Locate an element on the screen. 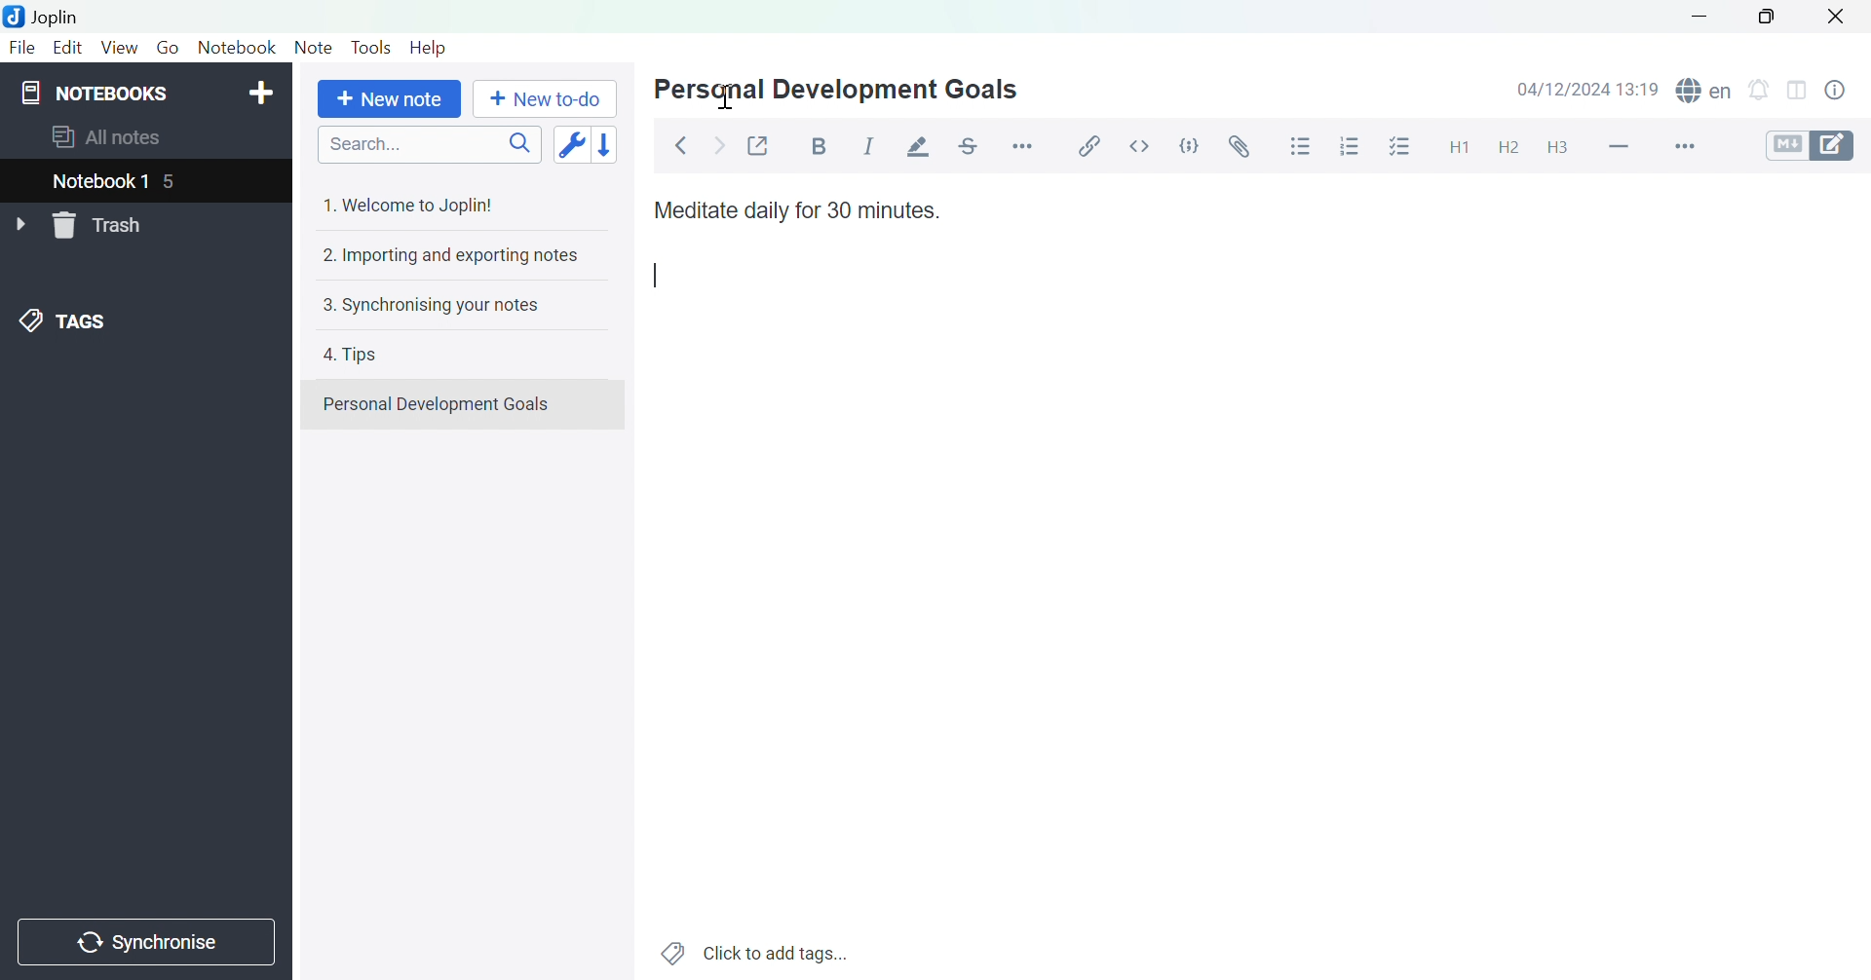 The width and height of the screenshot is (1871, 980). New note is located at coordinates (389, 100).